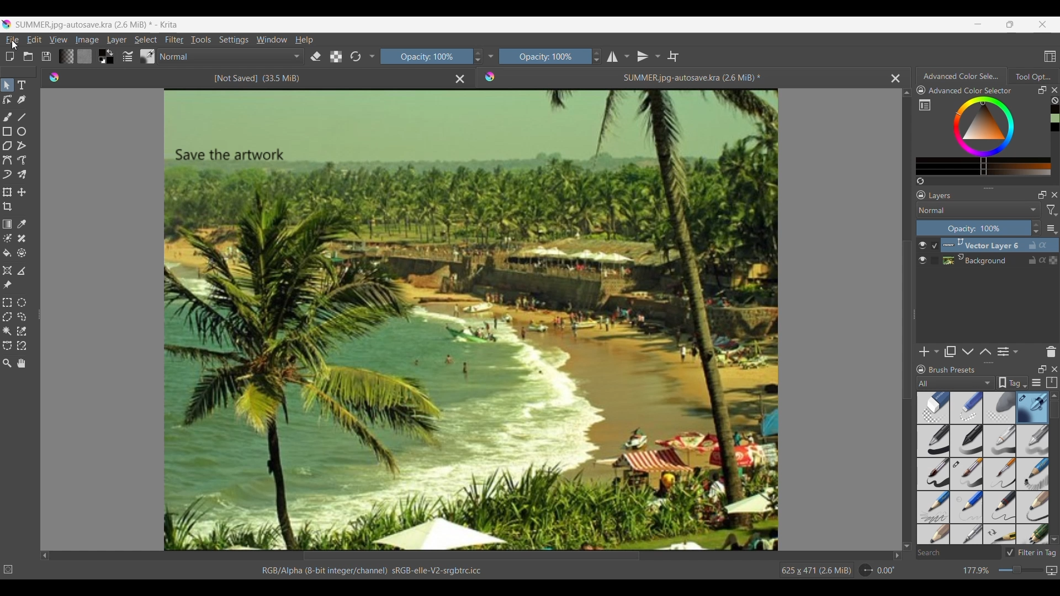 This screenshot has height=596, width=1060. Describe the element at coordinates (12, 41) in the screenshot. I see `Cursor on File` at that location.